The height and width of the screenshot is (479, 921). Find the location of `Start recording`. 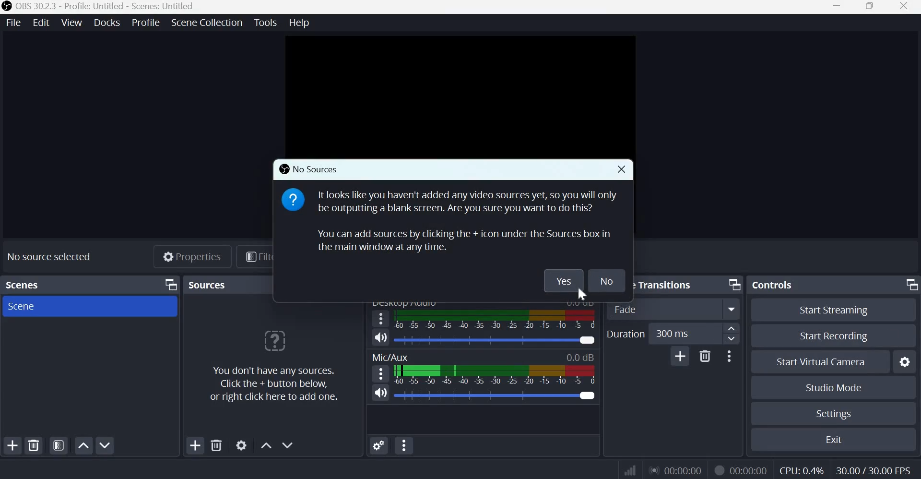

Start recording is located at coordinates (834, 337).